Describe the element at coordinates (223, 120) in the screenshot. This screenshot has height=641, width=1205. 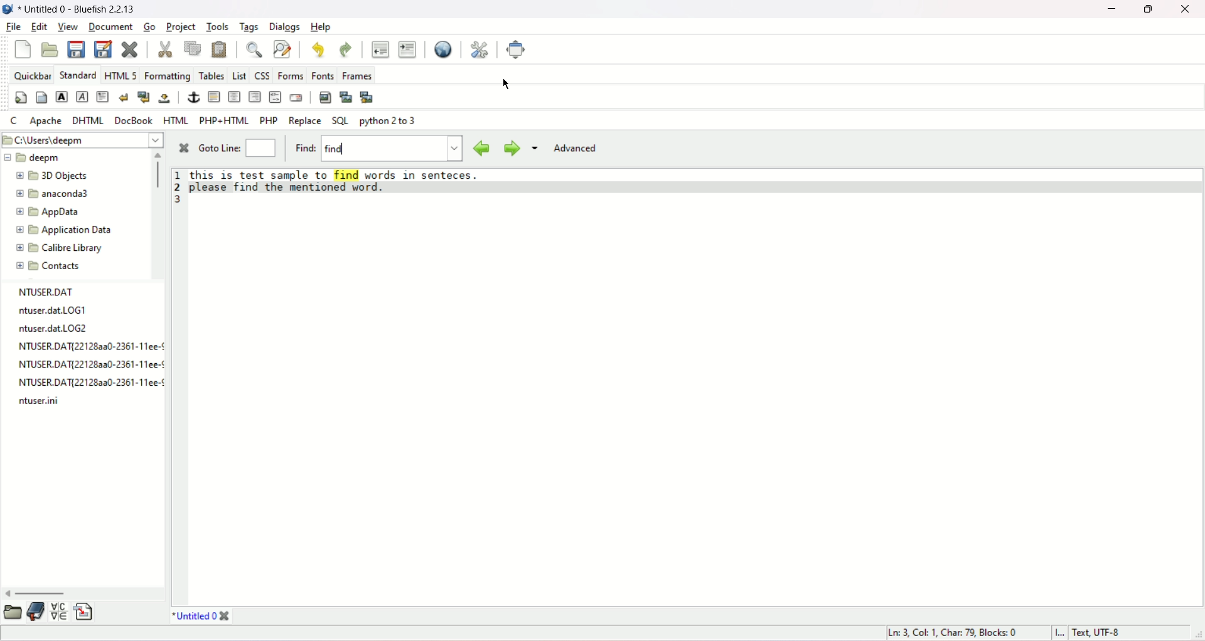
I see `PHP+HTML` at that location.